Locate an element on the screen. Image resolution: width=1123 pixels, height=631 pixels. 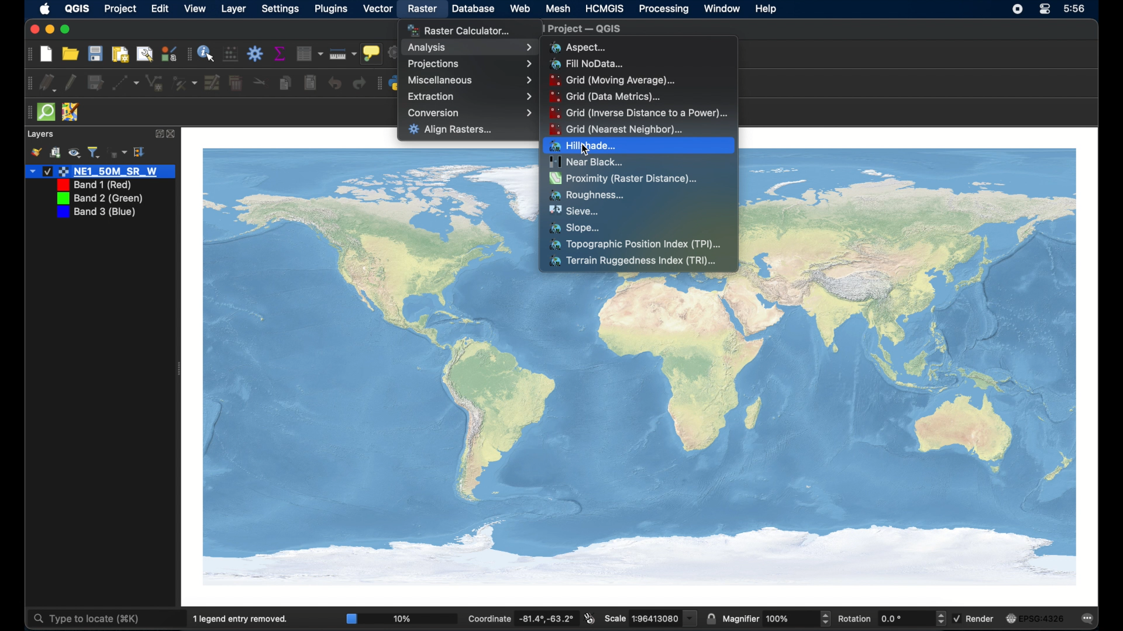
open field calculator is located at coordinates (231, 54).